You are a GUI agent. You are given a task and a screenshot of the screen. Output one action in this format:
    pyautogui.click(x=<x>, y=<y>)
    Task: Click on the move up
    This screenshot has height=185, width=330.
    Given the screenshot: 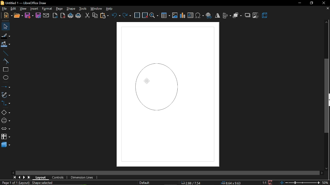 What is the action you would take?
    pyautogui.click(x=326, y=22)
    